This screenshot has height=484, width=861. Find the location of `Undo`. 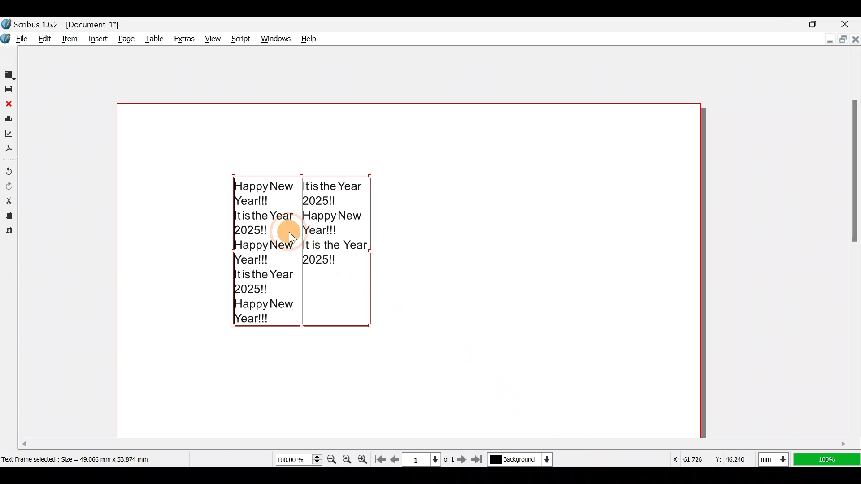

Undo is located at coordinates (9, 167).